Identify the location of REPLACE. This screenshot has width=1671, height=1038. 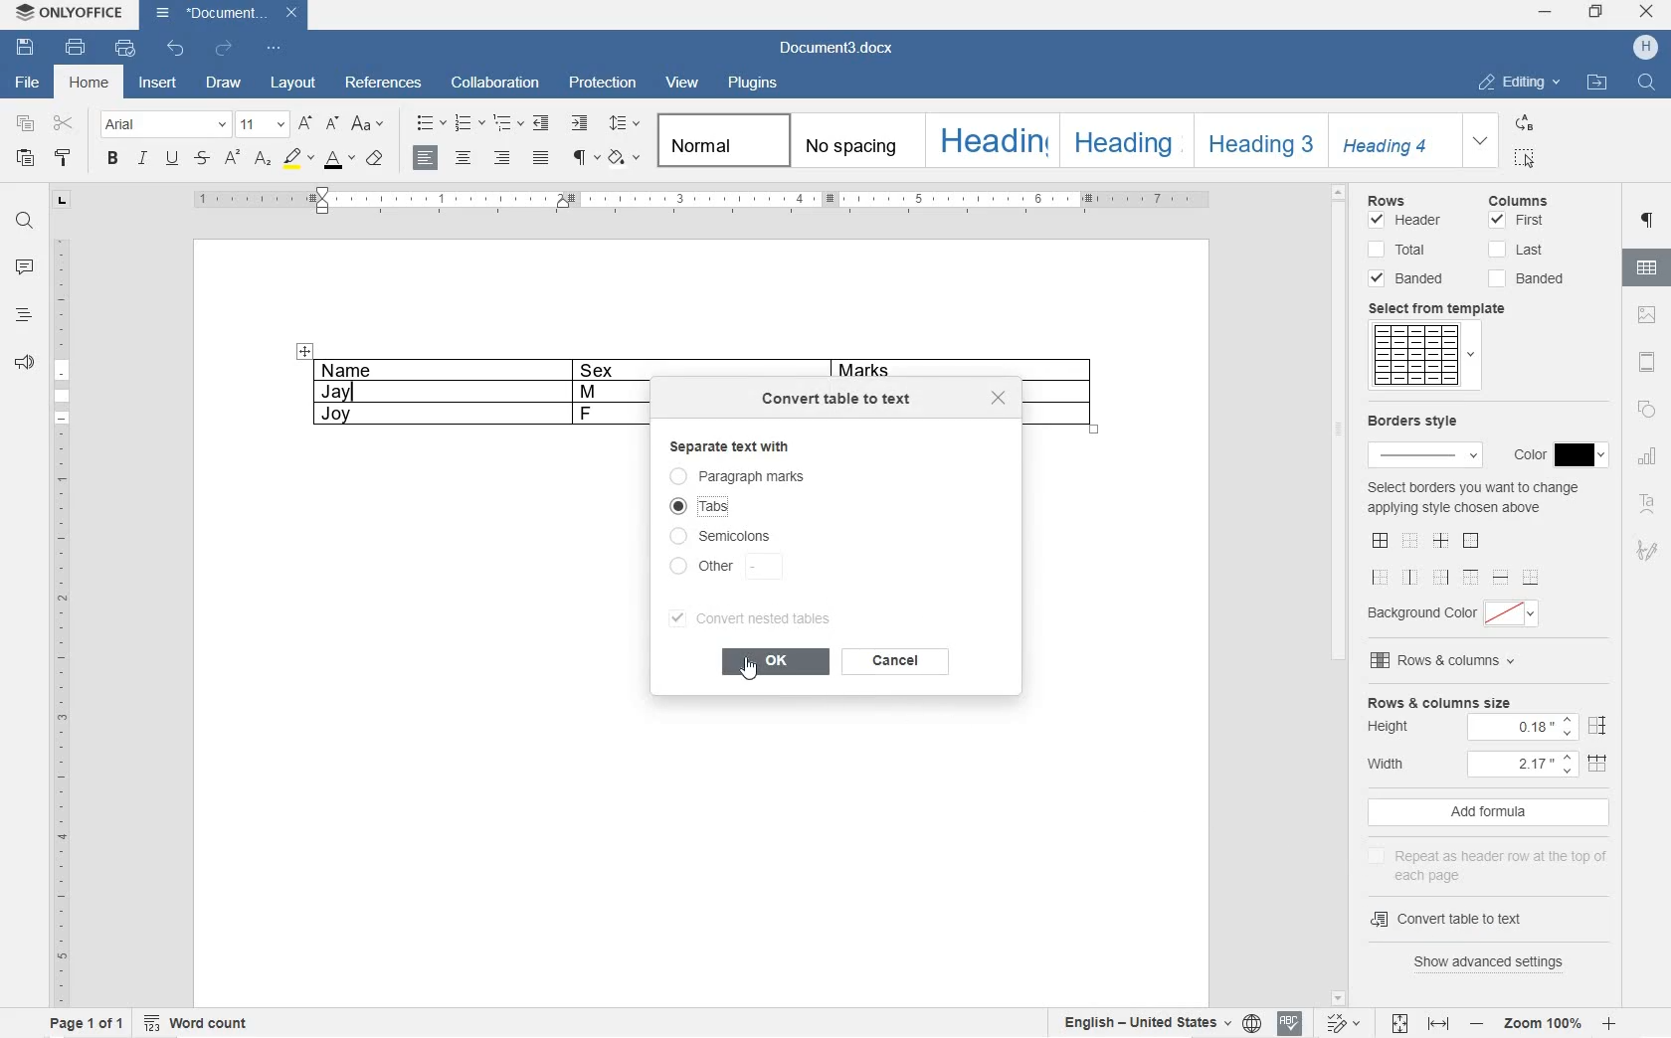
(1525, 122).